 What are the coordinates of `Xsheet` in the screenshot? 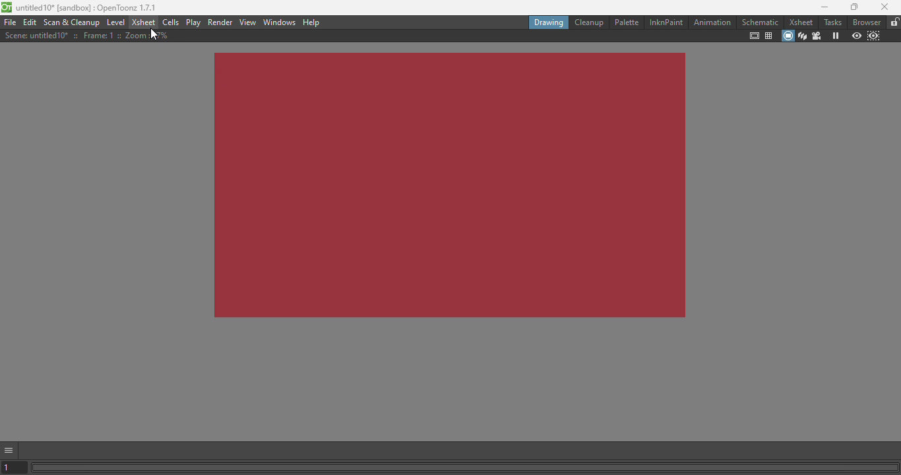 It's located at (144, 22).